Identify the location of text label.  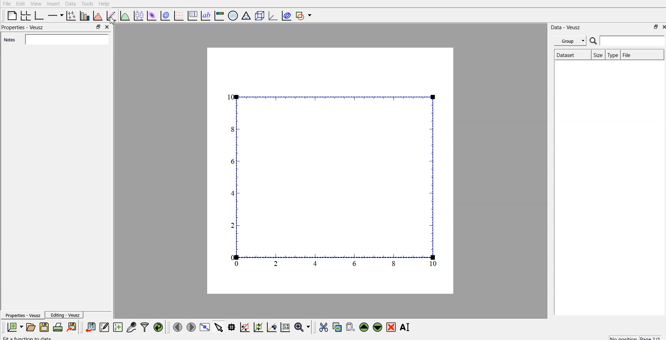
(205, 16).